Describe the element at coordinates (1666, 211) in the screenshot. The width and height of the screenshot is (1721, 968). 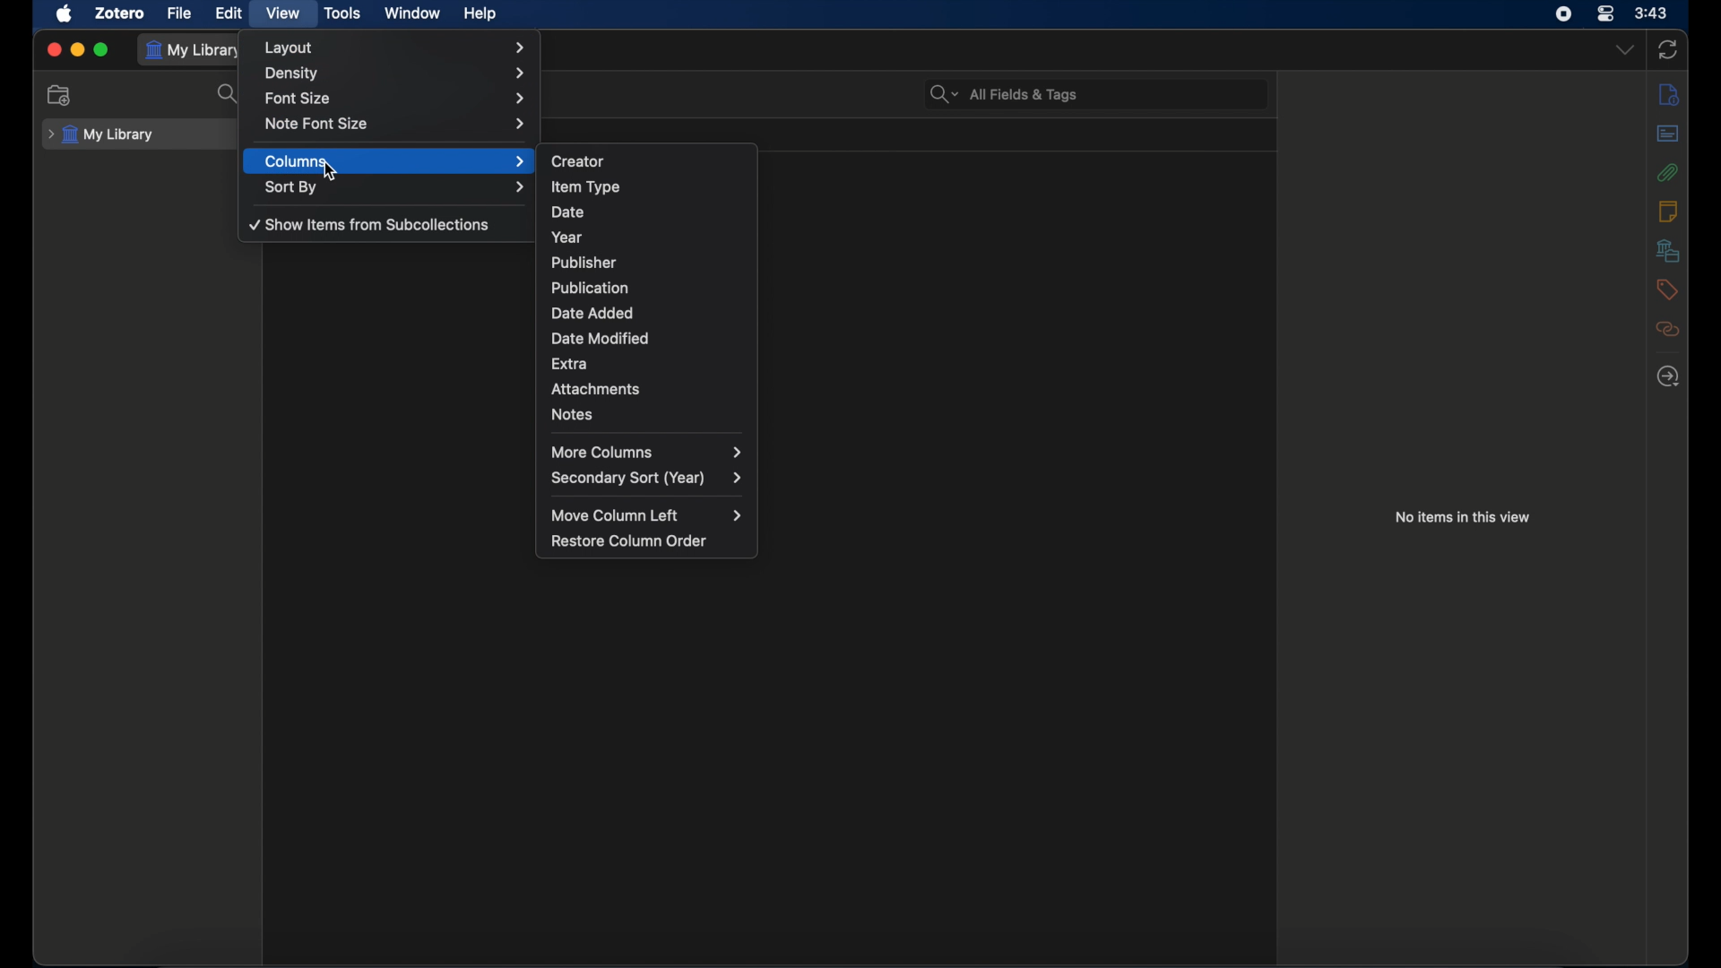
I see `notes` at that location.